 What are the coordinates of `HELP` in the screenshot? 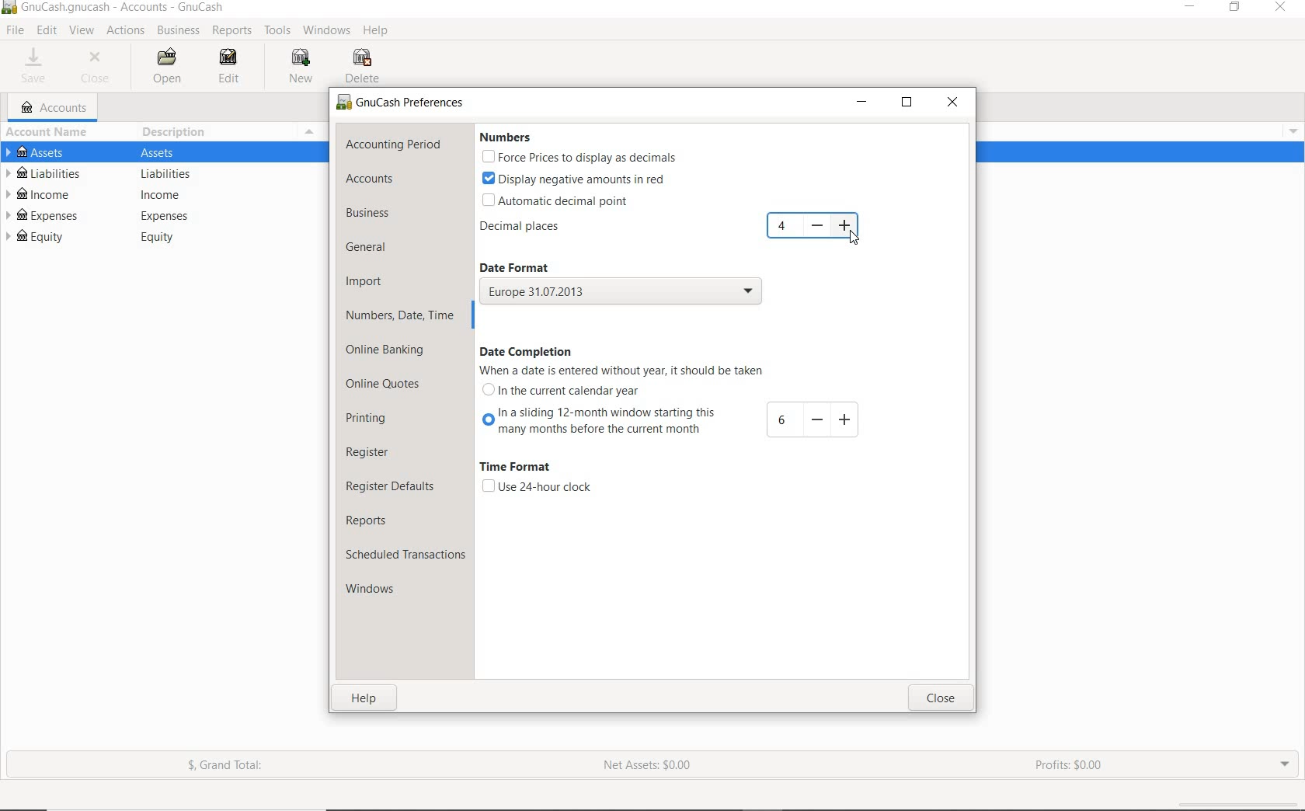 It's located at (379, 33).